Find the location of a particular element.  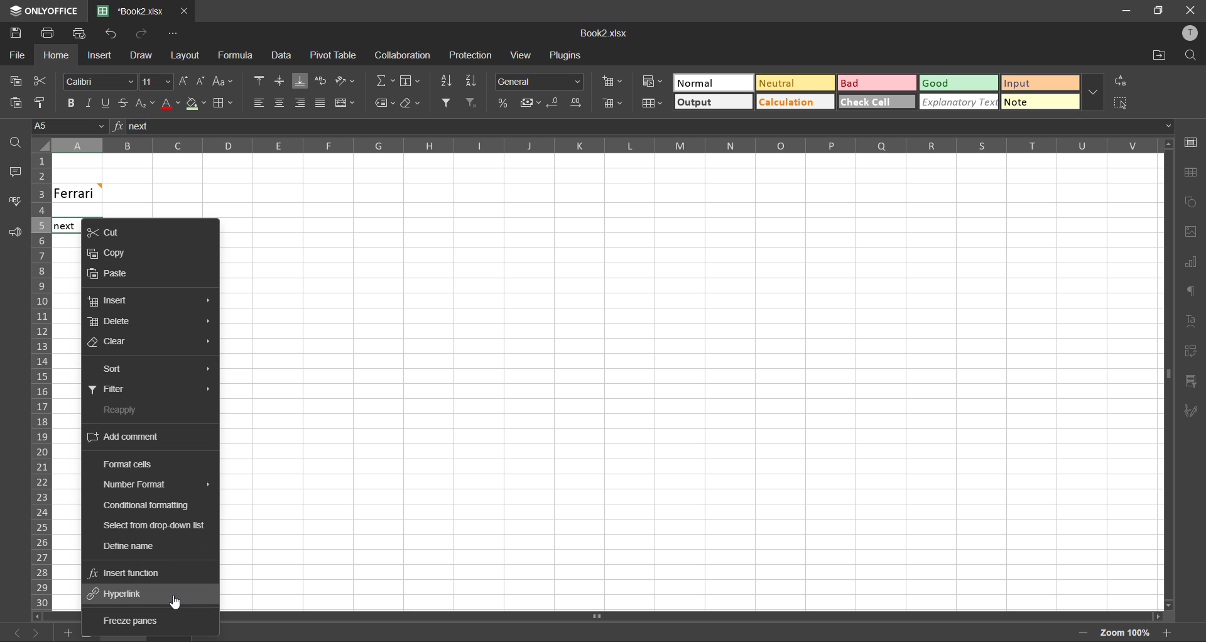

justified is located at coordinates (322, 104).